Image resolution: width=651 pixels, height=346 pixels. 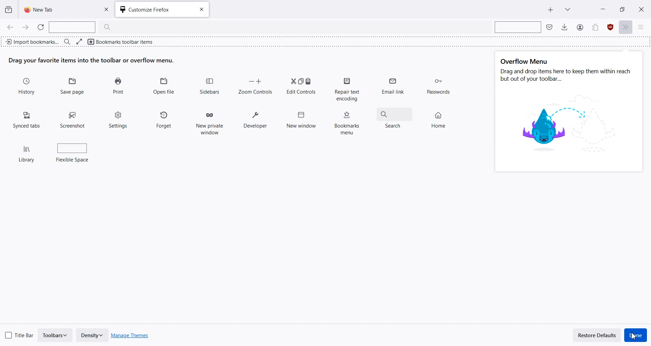 I want to click on Done, so click(x=636, y=335).